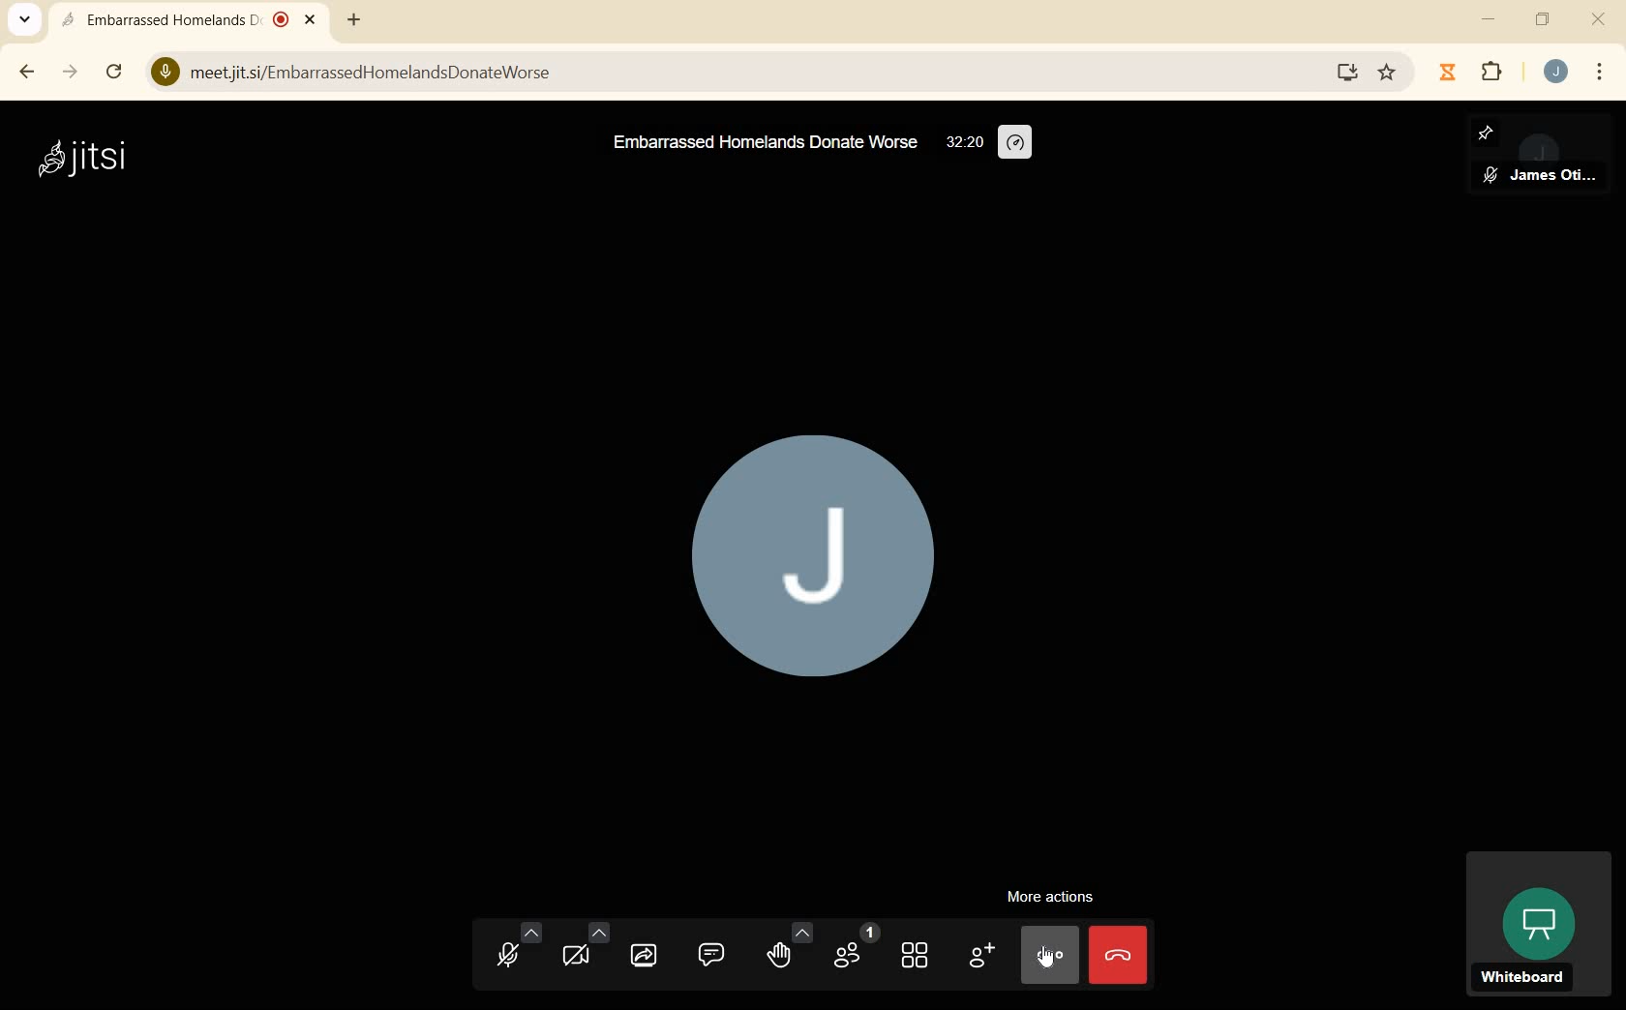  I want to click on more actions, so click(1050, 896).